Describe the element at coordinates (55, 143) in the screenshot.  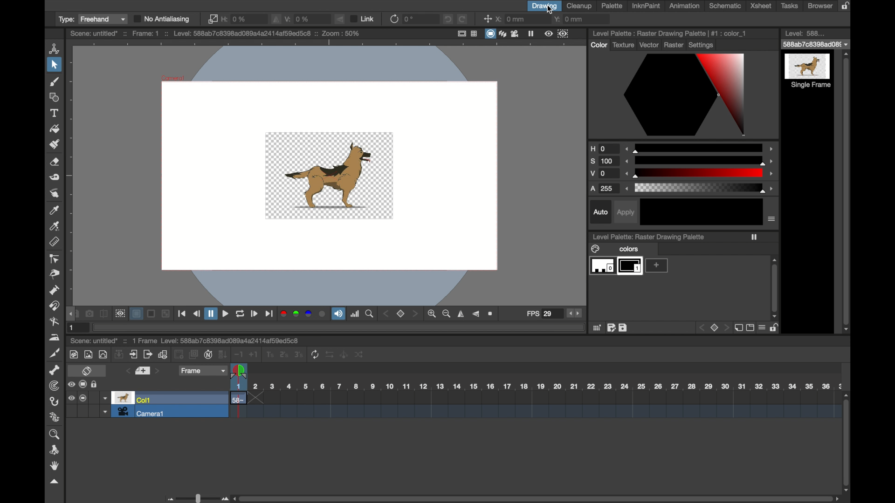
I see `paint brush tool` at that location.